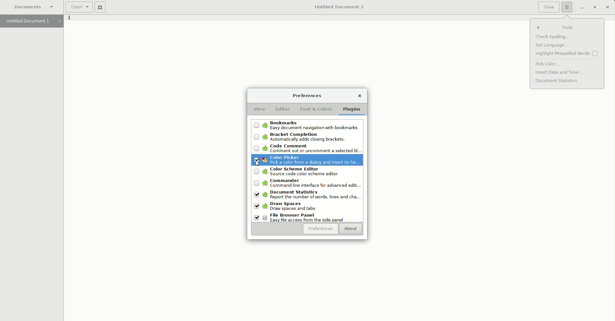  I want to click on Preferences, so click(320, 229).